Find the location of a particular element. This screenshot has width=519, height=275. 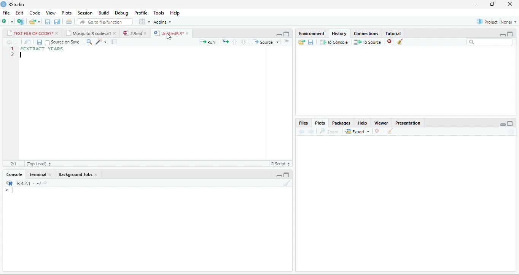

R 4.2.1 .~/ is located at coordinates (27, 183).